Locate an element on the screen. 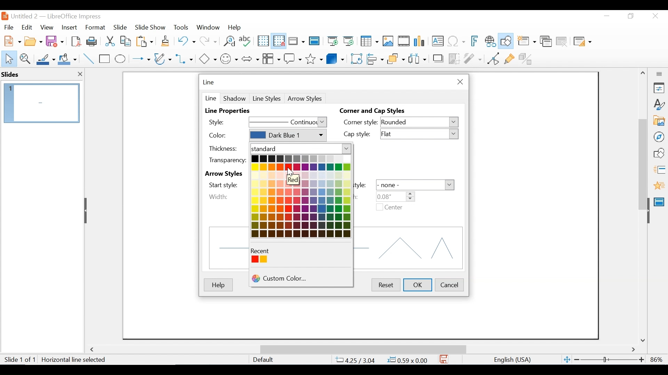 The height and width of the screenshot is (375, 668). Paste is located at coordinates (146, 41).